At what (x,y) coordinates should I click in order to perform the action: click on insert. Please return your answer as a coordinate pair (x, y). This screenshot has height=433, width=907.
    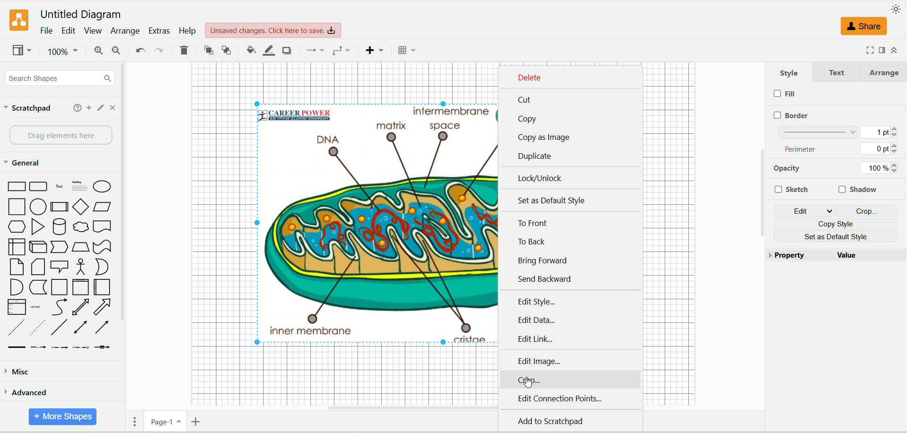
    Looking at the image, I should click on (375, 50).